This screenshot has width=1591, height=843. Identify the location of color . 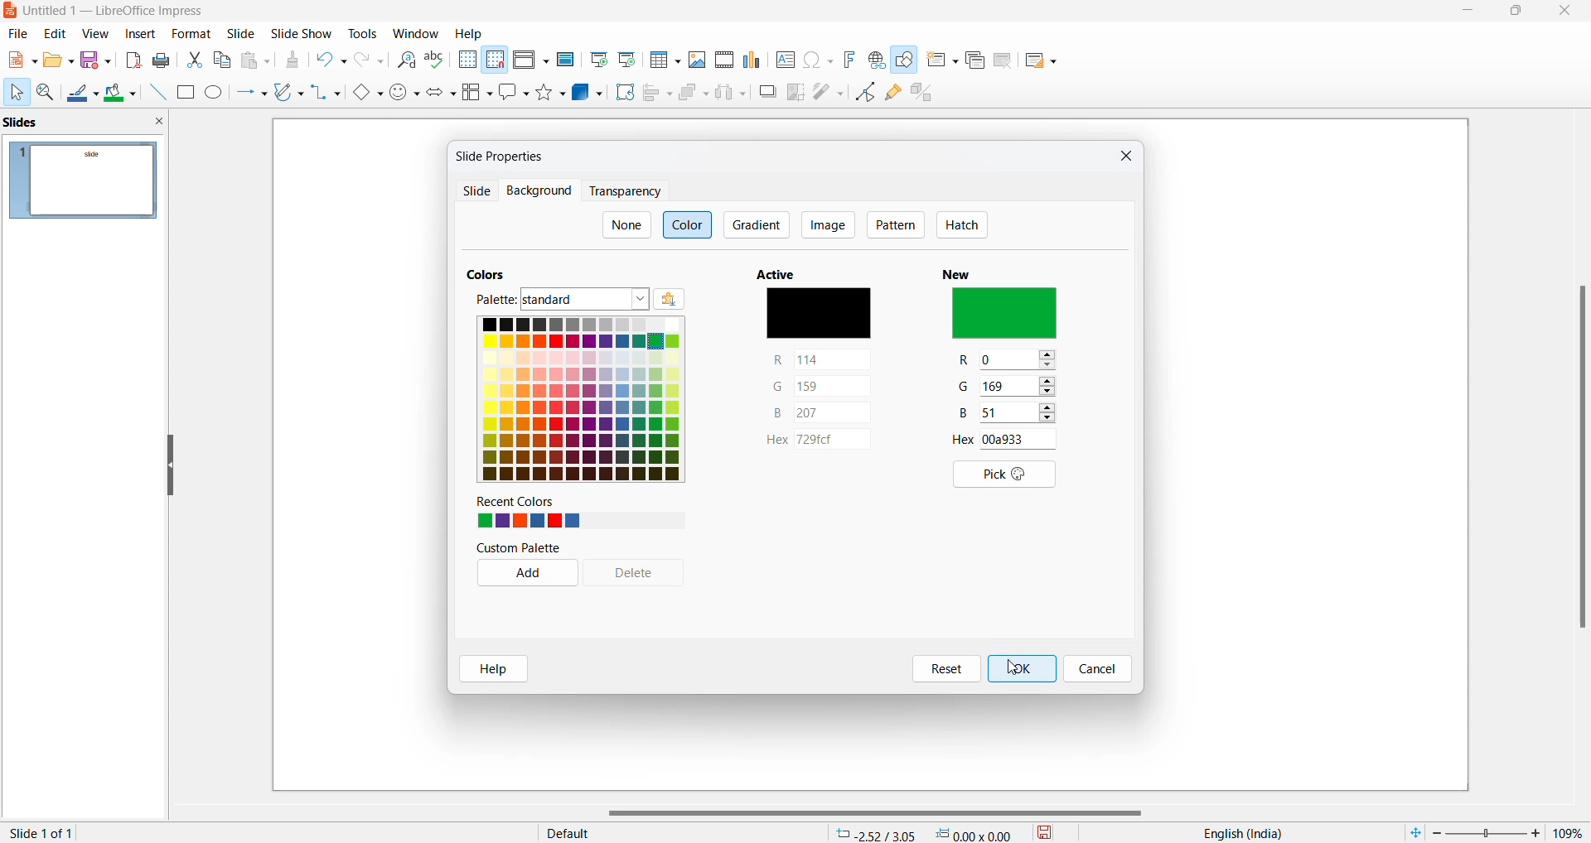
(689, 224).